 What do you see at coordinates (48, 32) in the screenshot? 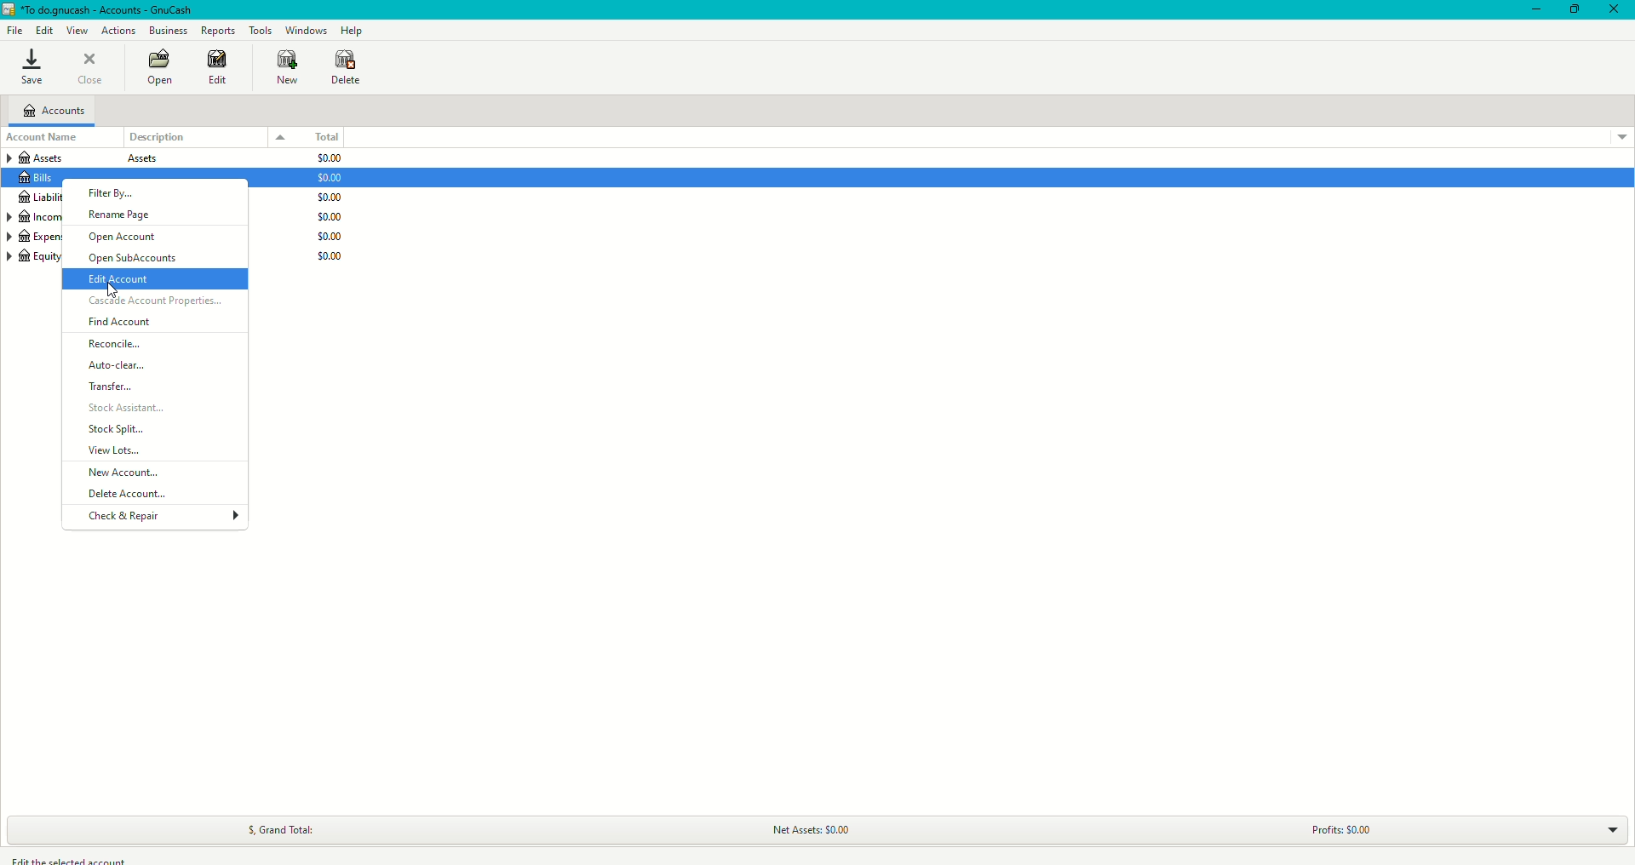
I see `Edit` at bounding box center [48, 32].